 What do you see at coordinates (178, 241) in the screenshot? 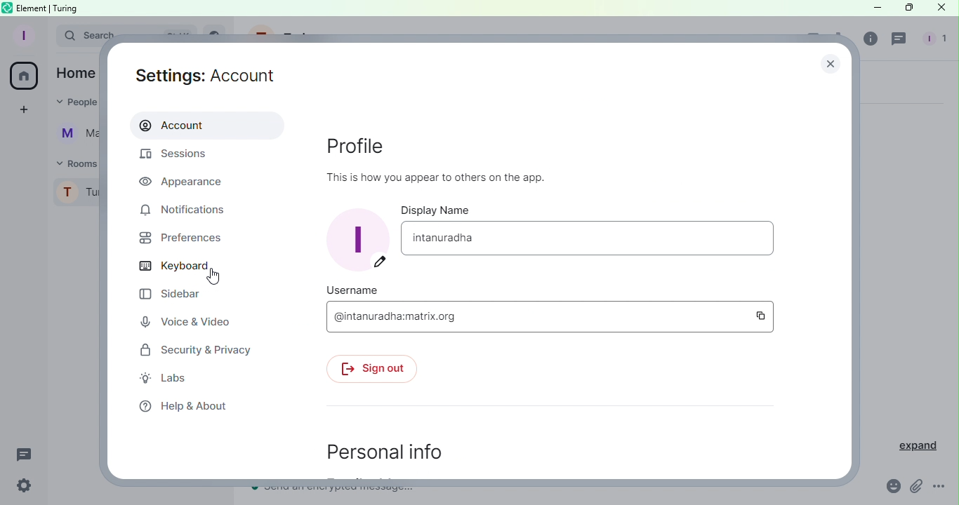
I see `Preferences` at bounding box center [178, 241].